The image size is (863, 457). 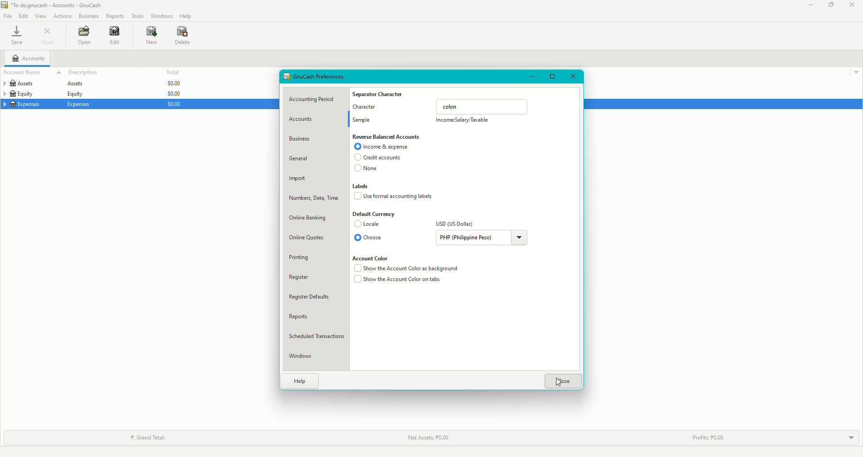 I want to click on $0, so click(x=171, y=94).